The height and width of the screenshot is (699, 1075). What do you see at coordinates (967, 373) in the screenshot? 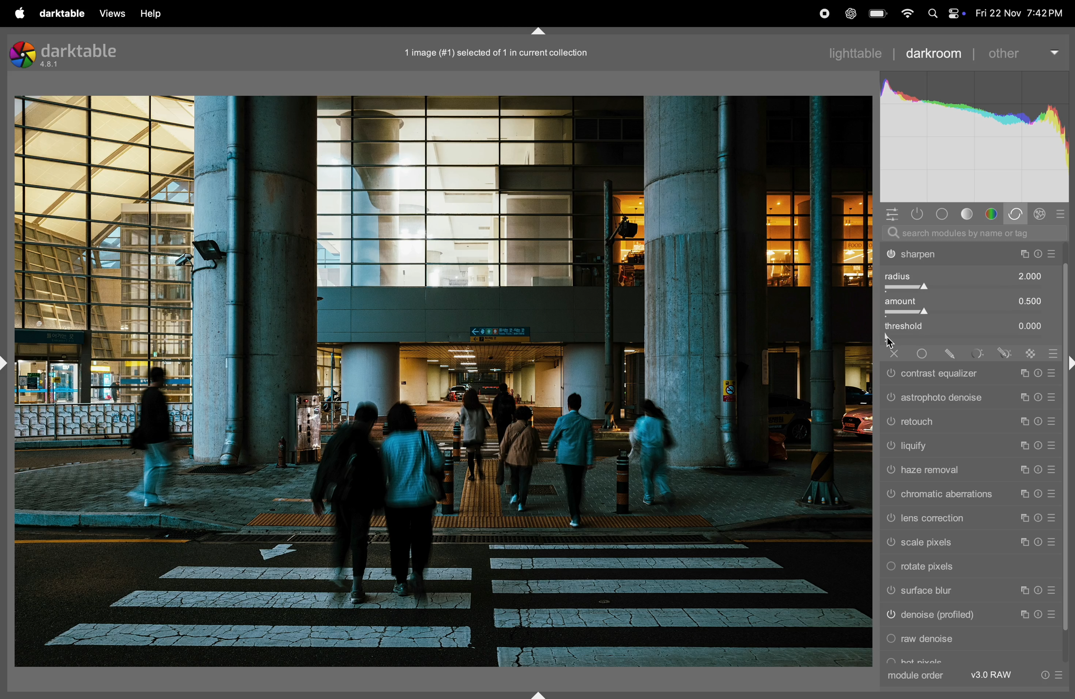
I see `contrast equalizer` at bounding box center [967, 373].